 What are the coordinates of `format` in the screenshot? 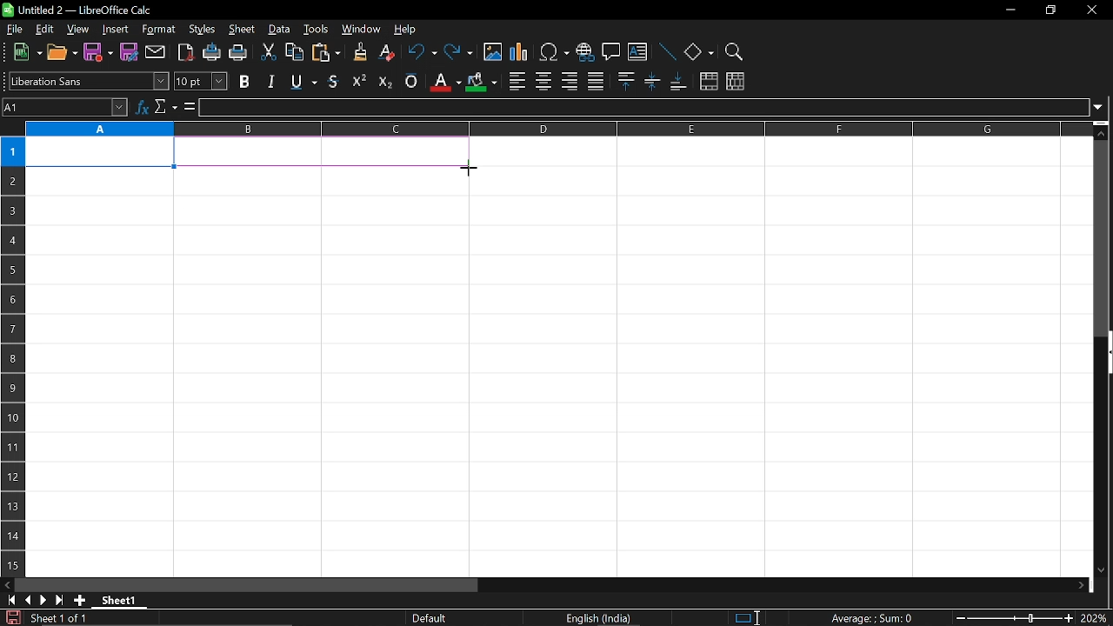 It's located at (159, 30).